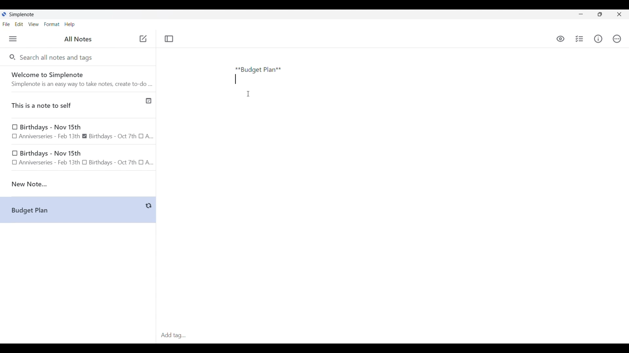  Describe the element at coordinates (78, 39) in the screenshot. I see `Title of left side panel` at that location.